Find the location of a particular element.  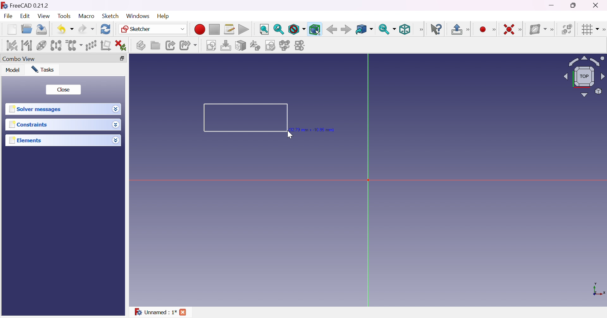

Validate sketch... is located at coordinates (270, 46).